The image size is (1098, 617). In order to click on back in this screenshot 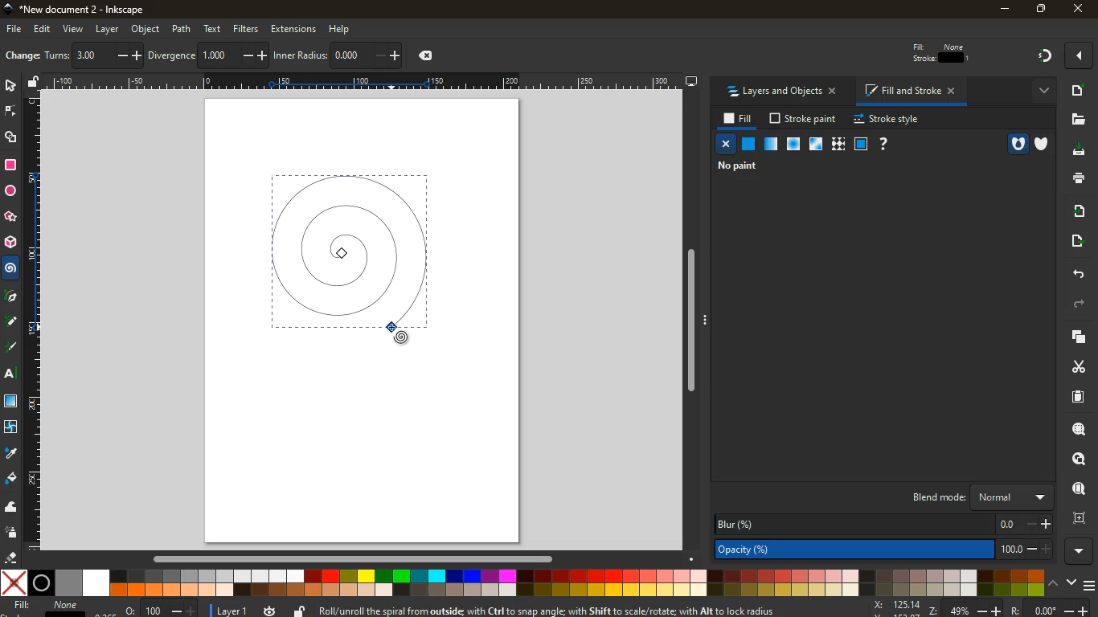, I will do `click(1076, 274)`.